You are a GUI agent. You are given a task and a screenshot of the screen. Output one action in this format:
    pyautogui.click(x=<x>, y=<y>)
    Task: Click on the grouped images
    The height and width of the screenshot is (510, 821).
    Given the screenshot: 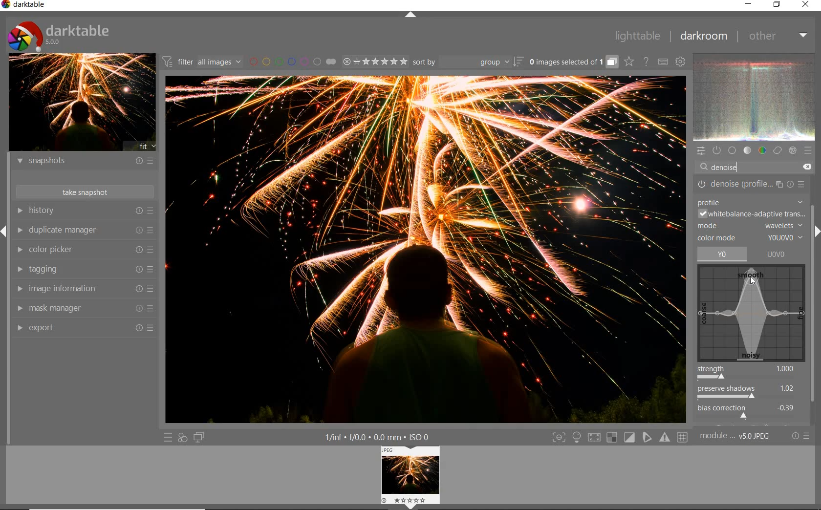 What is the action you would take?
    pyautogui.click(x=573, y=61)
    